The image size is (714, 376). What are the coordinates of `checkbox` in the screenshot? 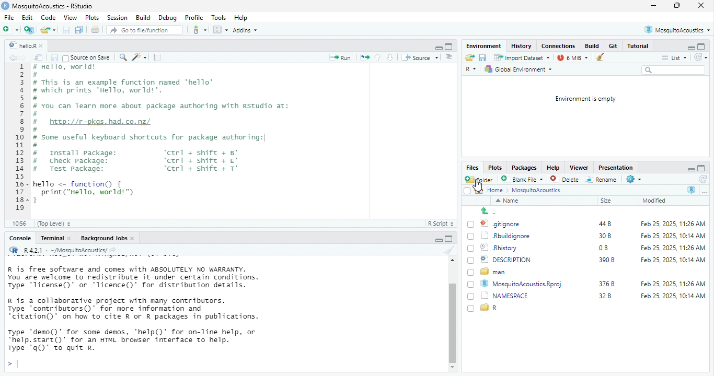 It's located at (471, 237).